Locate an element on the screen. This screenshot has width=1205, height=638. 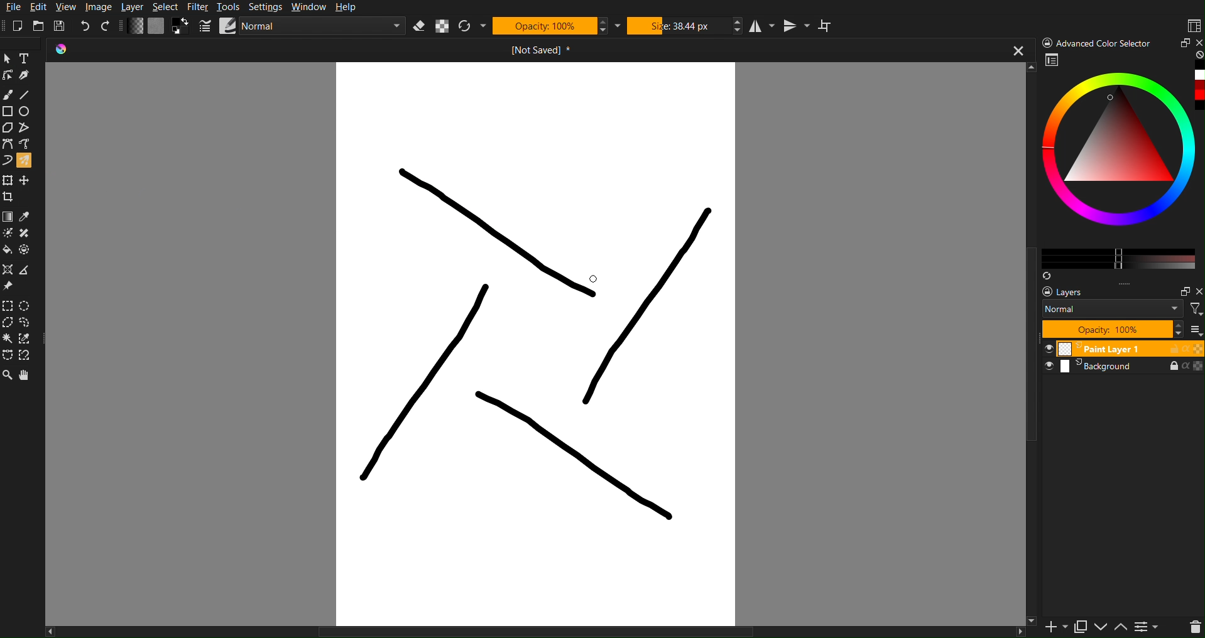
Magnetic Selection Tool is located at coordinates (30, 356).